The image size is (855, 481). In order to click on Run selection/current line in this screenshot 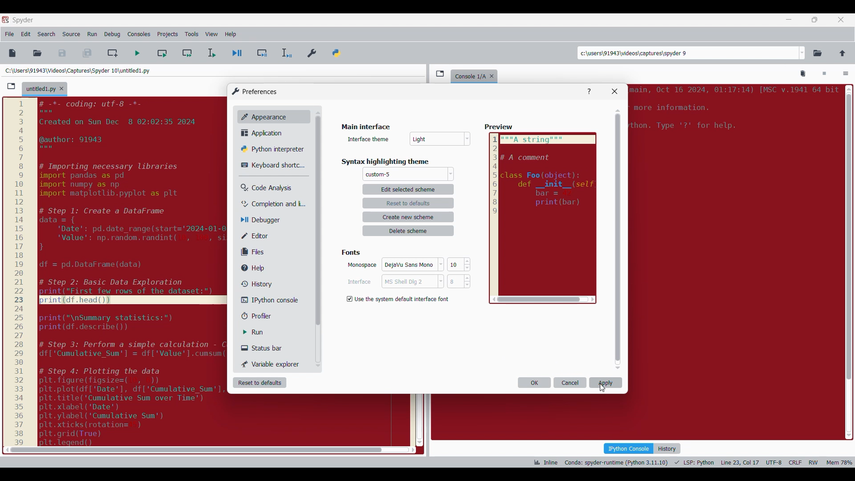, I will do `click(211, 53)`.